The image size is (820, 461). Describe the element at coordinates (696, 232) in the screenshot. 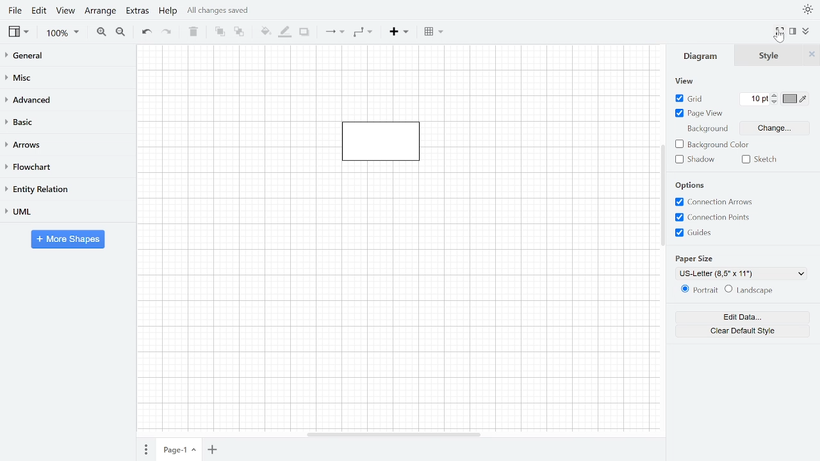

I see `Guides` at that location.